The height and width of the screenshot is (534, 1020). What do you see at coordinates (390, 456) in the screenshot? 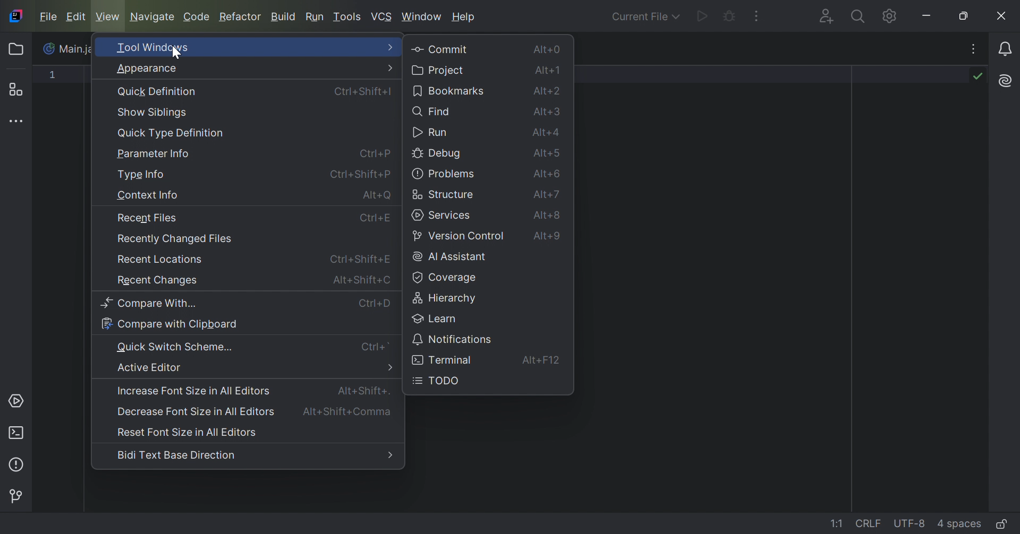
I see `More` at bounding box center [390, 456].